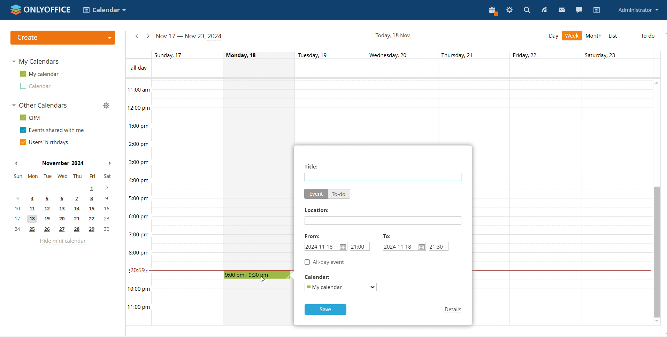 This screenshot has width=667, height=337. I want to click on to, so click(387, 235).